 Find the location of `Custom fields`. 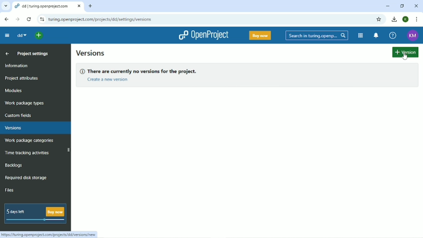

Custom fields is located at coordinates (21, 116).